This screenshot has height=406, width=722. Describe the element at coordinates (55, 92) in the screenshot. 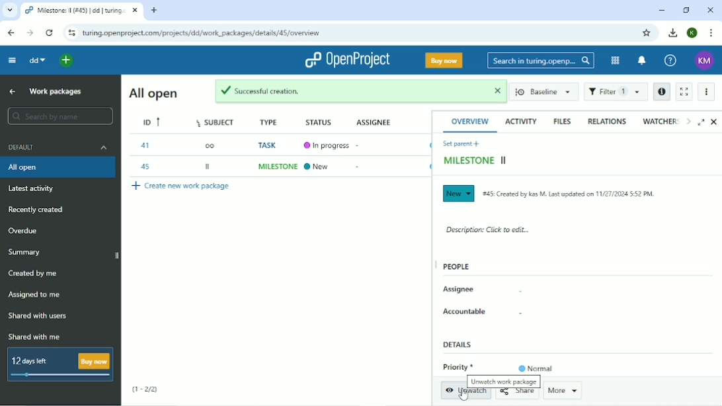

I see `Work packages` at that location.